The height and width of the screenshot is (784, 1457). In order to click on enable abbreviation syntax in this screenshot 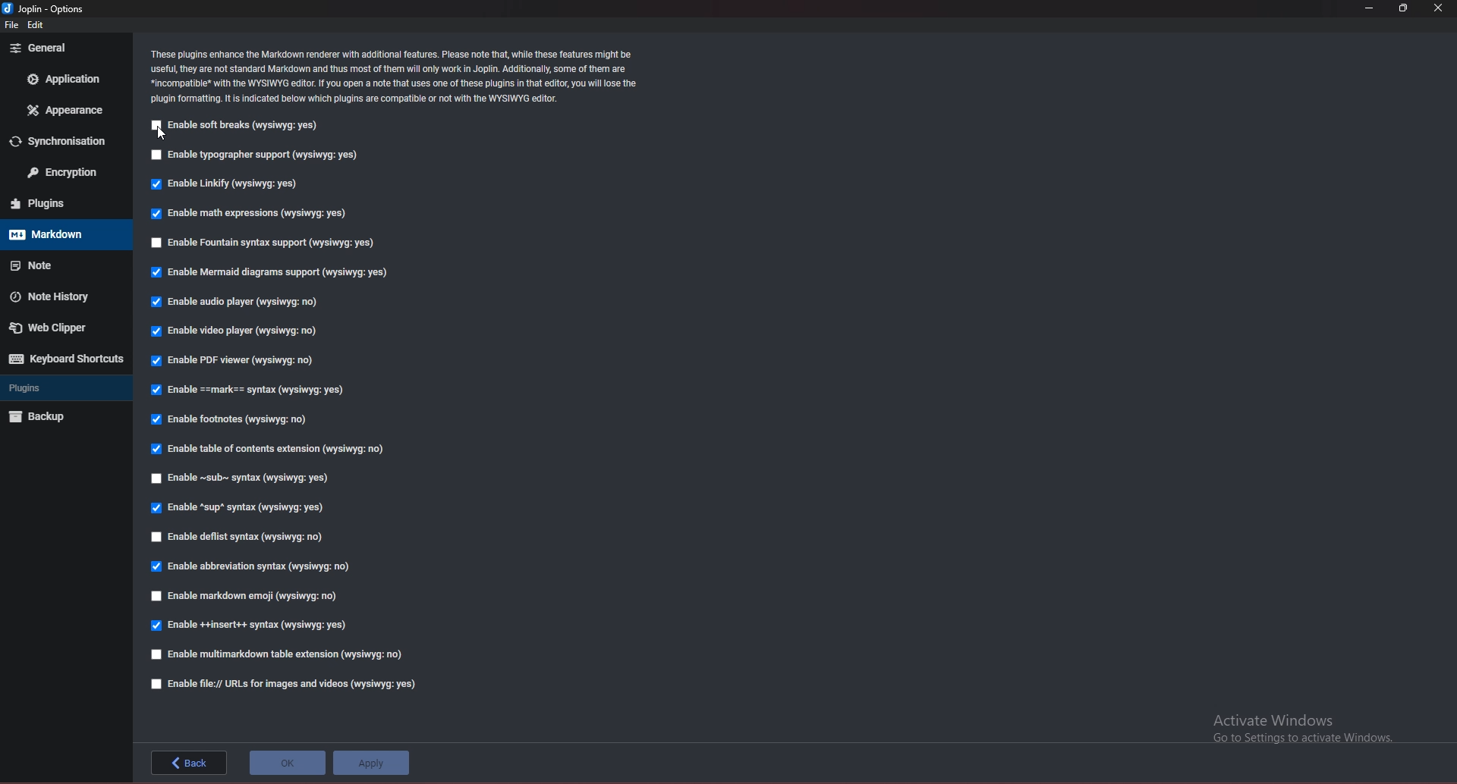, I will do `click(254, 565)`.